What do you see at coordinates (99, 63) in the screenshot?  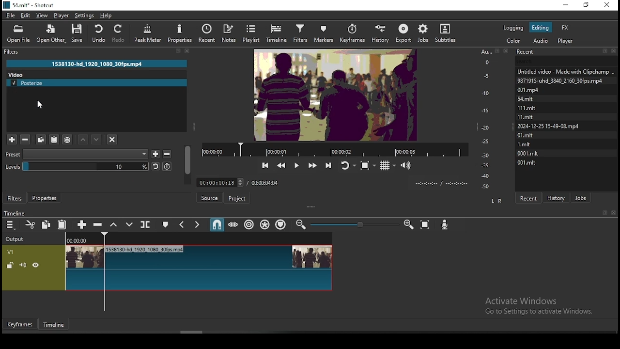 I see `1538130-hd_1920_1080_30fps.mp4` at bounding box center [99, 63].